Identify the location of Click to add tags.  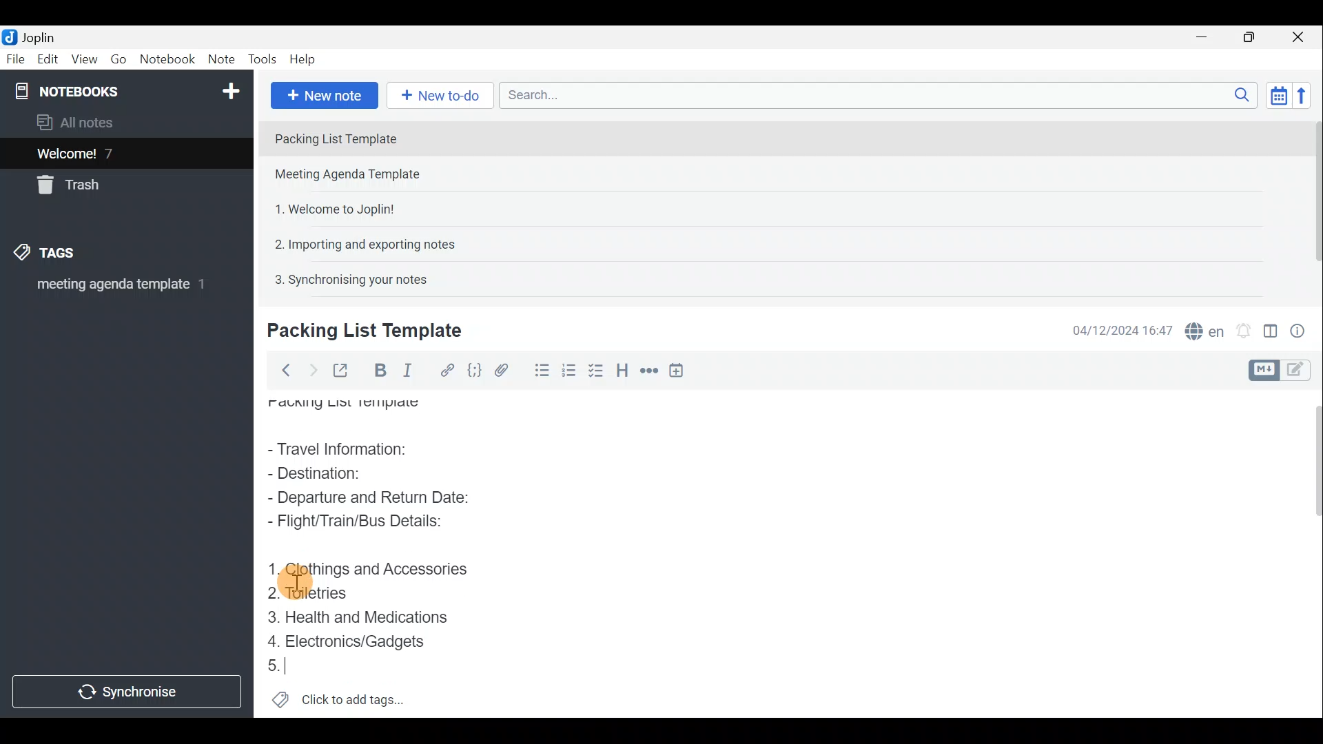
(338, 696).